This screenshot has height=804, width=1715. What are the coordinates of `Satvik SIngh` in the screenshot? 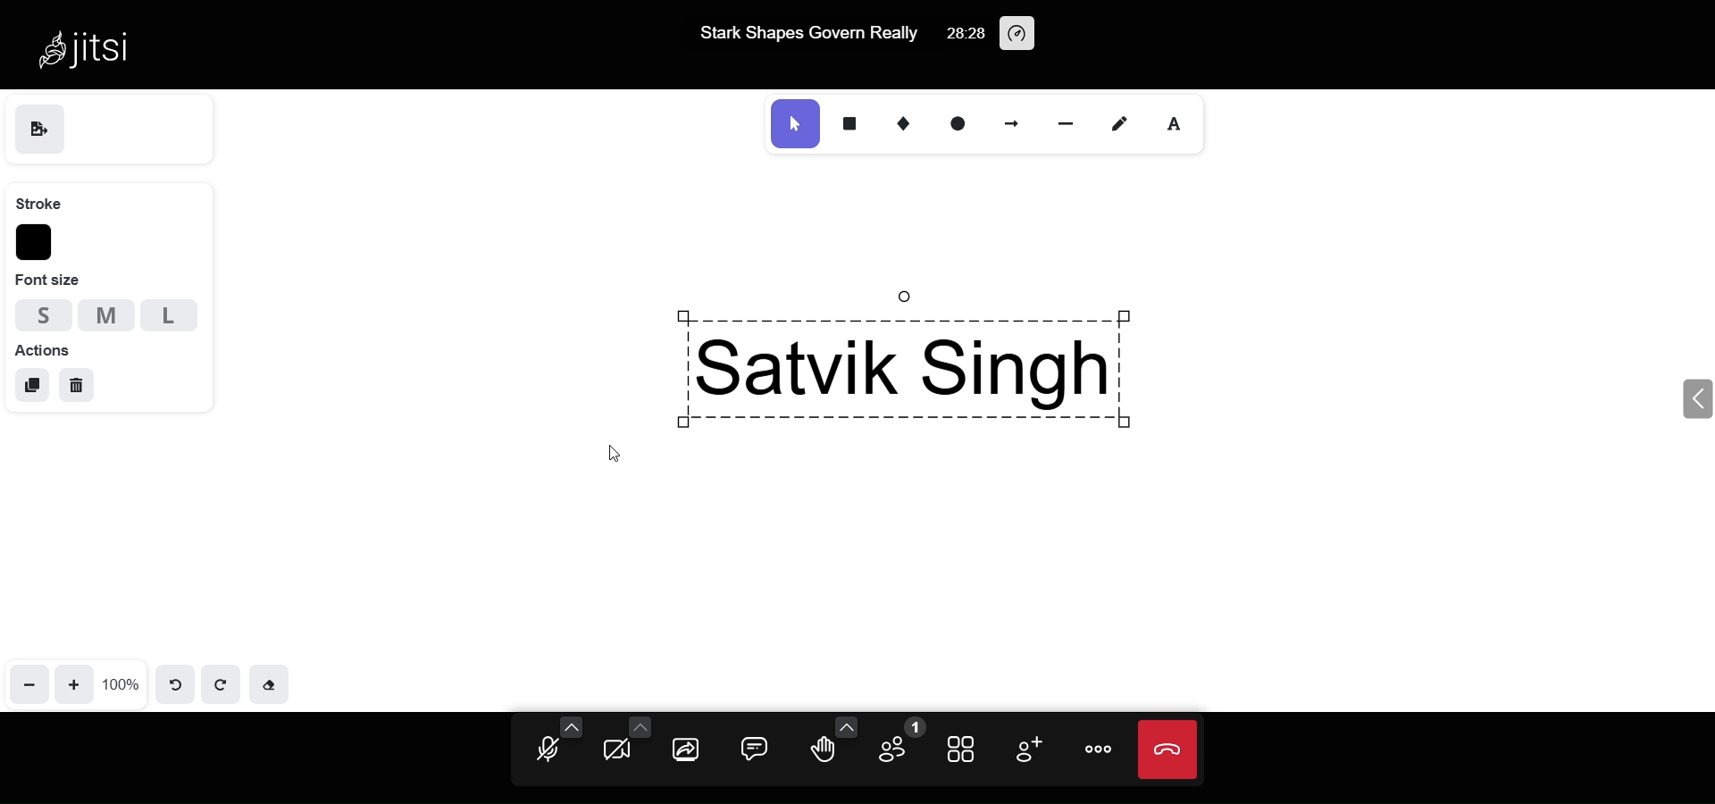 It's located at (913, 365).